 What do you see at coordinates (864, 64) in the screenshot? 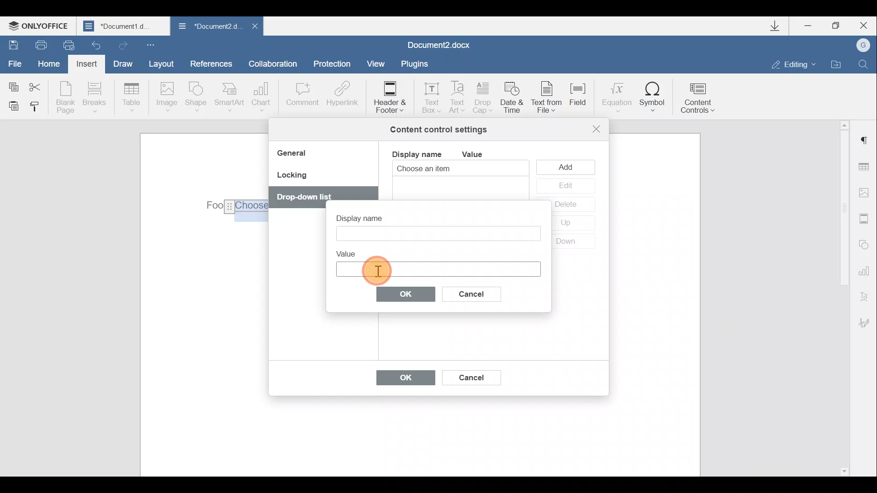
I see `Find` at bounding box center [864, 64].